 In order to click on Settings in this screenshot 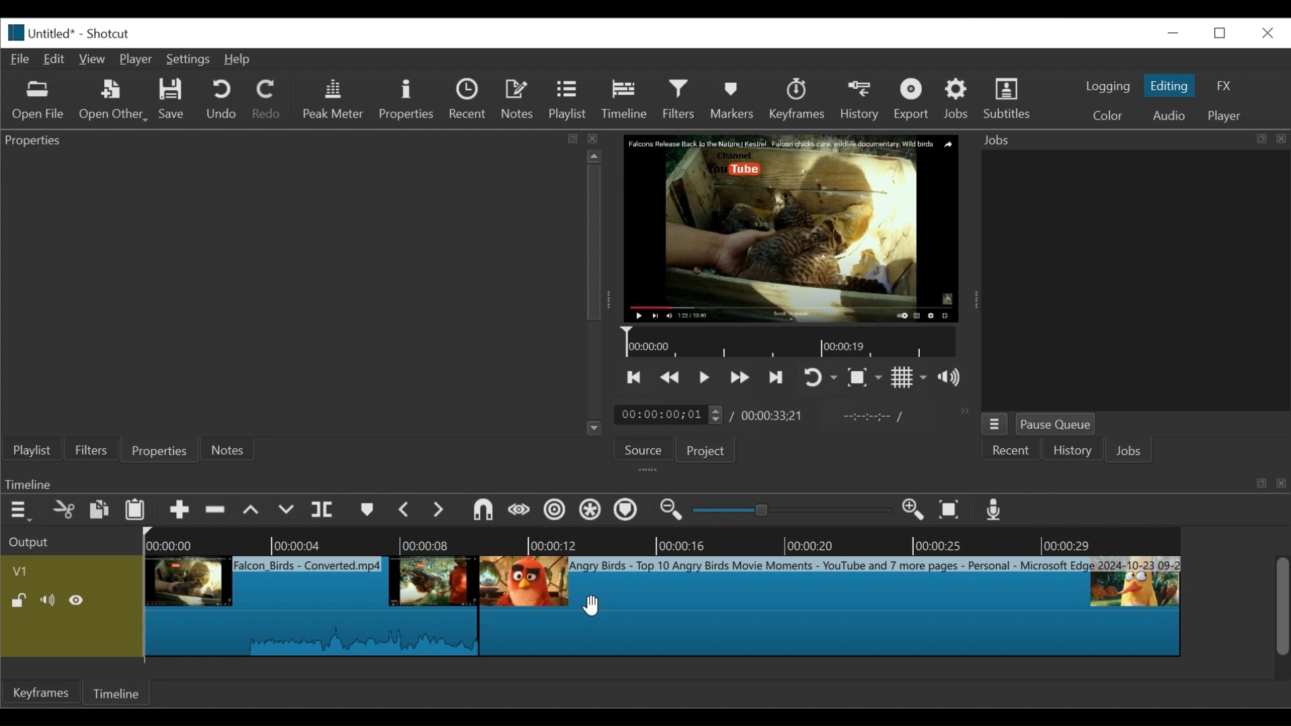, I will do `click(188, 58)`.